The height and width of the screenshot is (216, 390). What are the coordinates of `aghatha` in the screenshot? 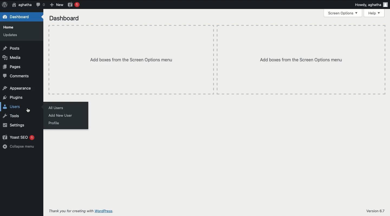 It's located at (21, 5).